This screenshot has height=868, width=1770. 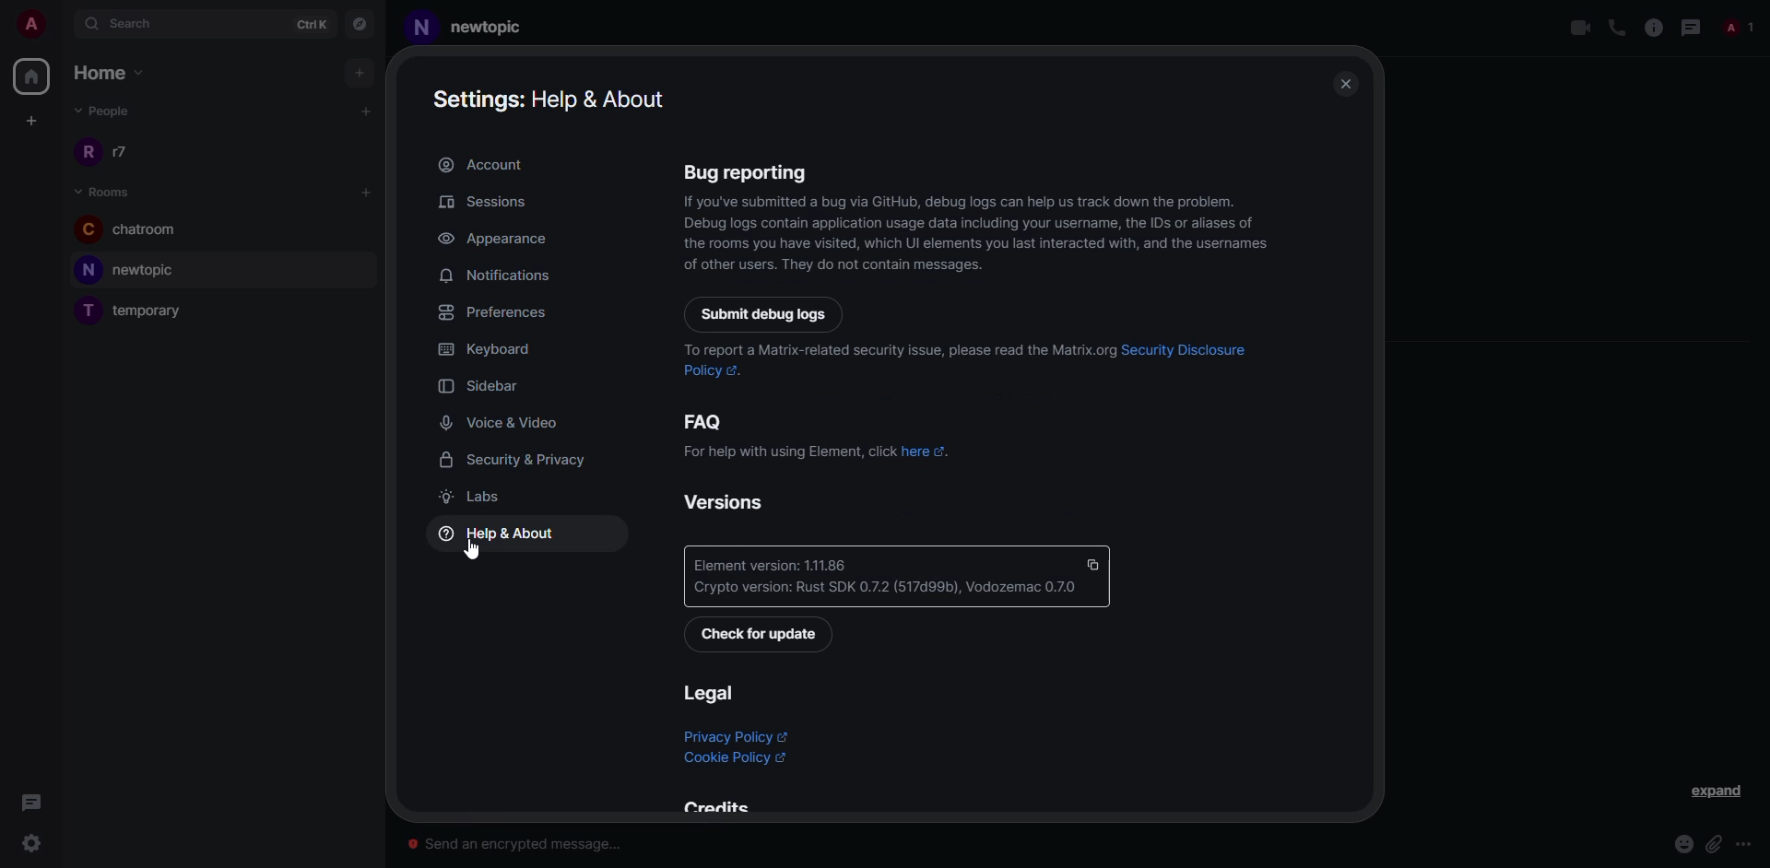 What do you see at coordinates (927, 451) in the screenshot?
I see `here` at bounding box center [927, 451].